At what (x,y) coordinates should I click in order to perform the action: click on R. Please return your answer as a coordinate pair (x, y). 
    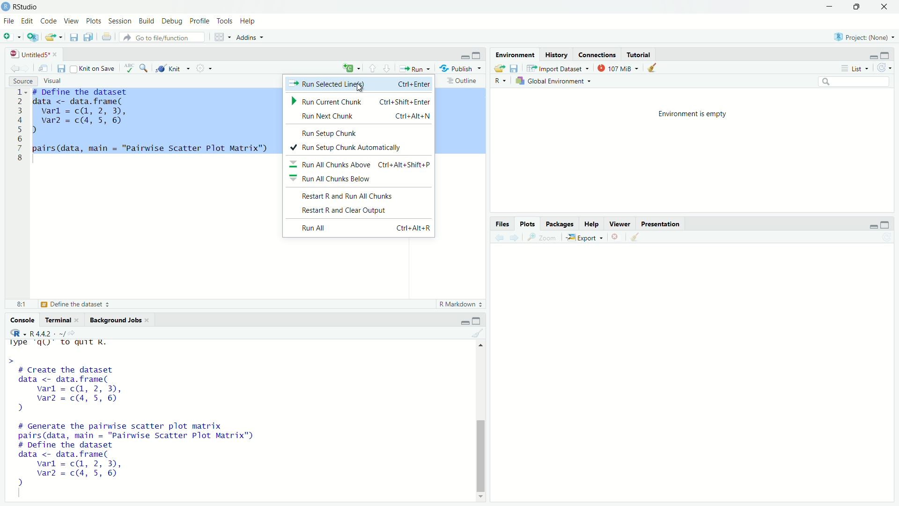
    Looking at the image, I should click on (16, 333).